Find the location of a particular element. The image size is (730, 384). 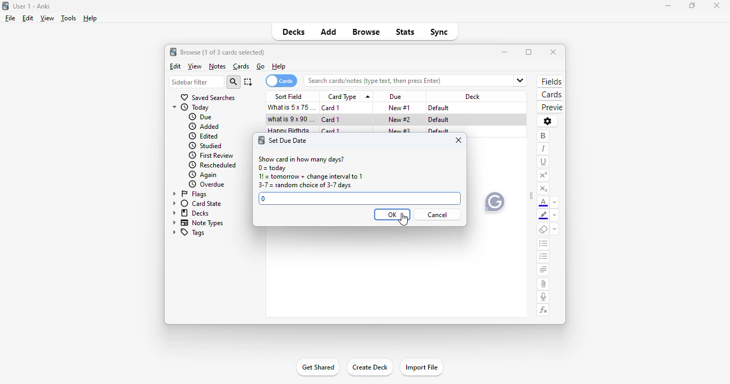

new #2 is located at coordinates (401, 119).